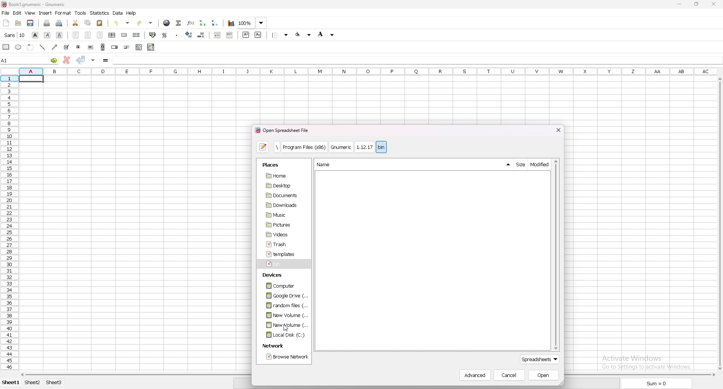  What do you see at coordinates (10, 383) in the screenshot?
I see `sheet1` at bounding box center [10, 383].